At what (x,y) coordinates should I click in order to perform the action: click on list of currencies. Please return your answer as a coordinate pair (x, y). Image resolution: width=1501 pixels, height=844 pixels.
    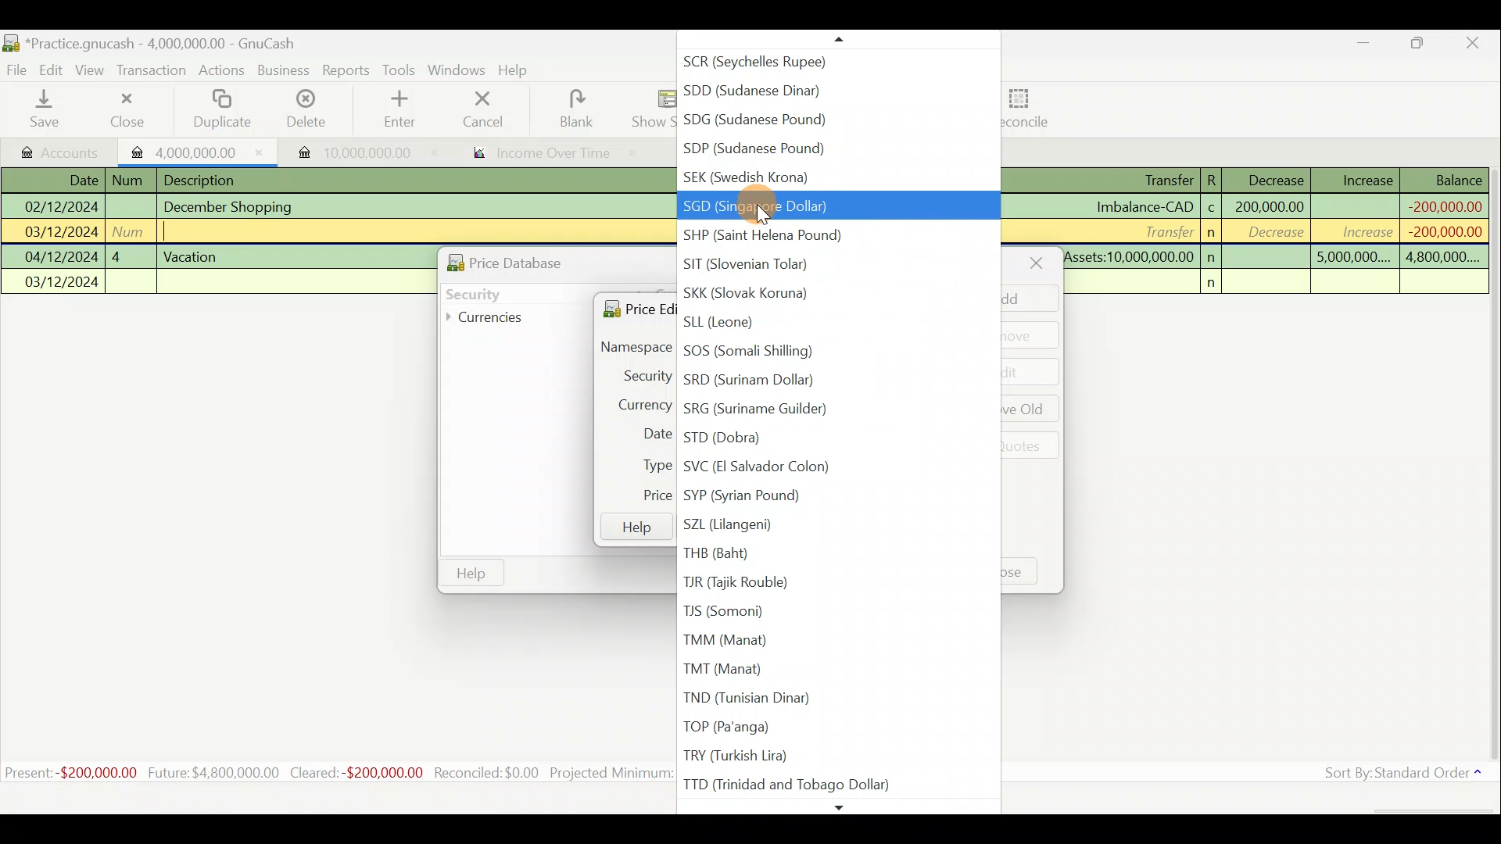
    Looking at the image, I should click on (835, 514).